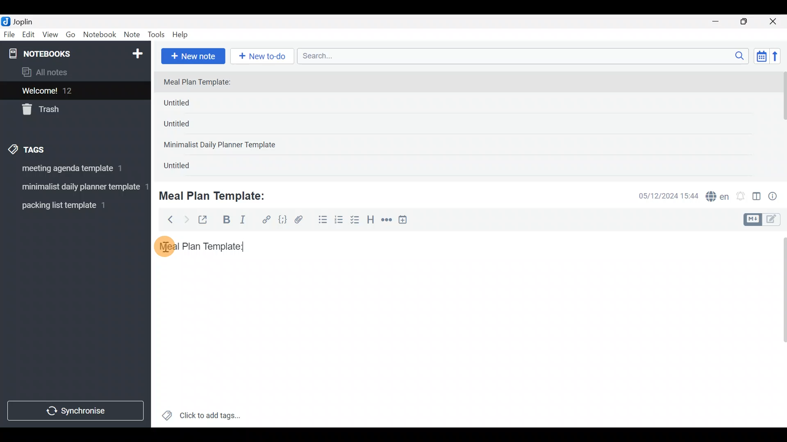 The image size is (787, 442). Describe the element at coordinates (371, 221) in the screenshot. I see `Heading` at that location.